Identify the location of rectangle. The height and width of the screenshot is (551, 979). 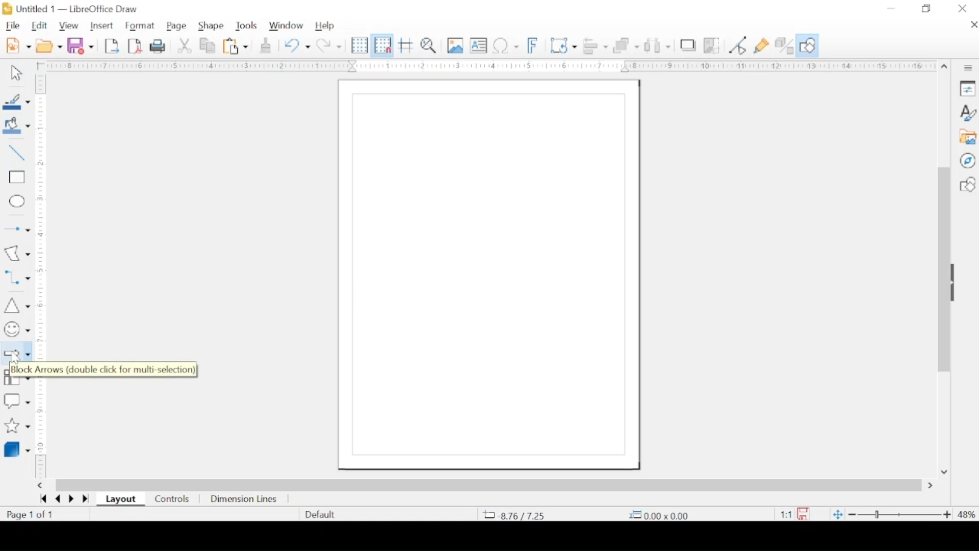
(17, 178).